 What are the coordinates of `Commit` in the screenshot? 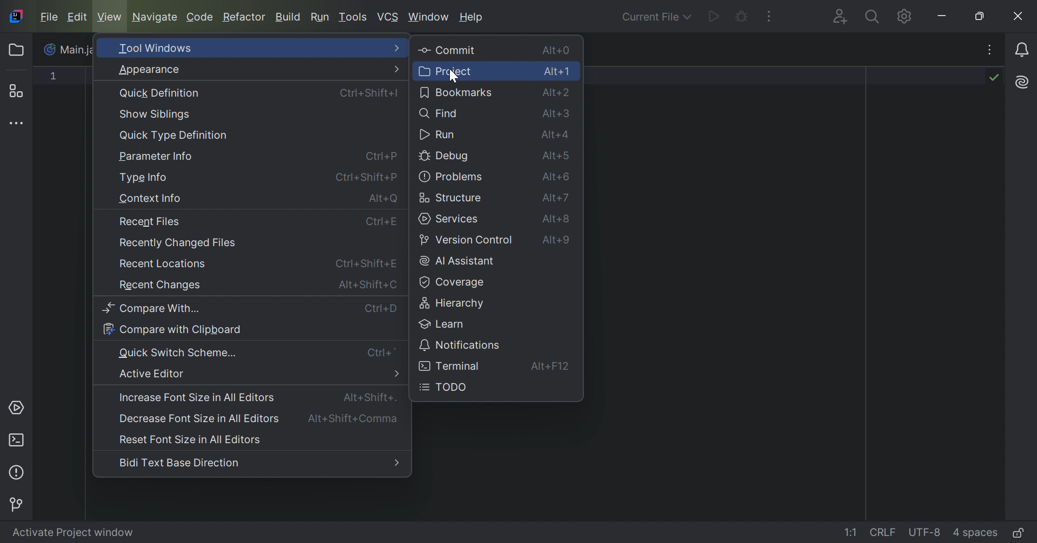 It's located at (448, 51).